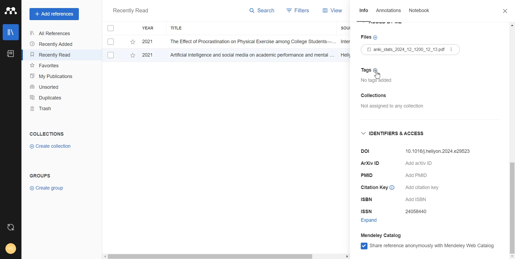 This screenshot has width=515, height=259. What do you see at coordinates (133, 42) in the screenshot?
I see `Starred` at bounding box center [133, 42].